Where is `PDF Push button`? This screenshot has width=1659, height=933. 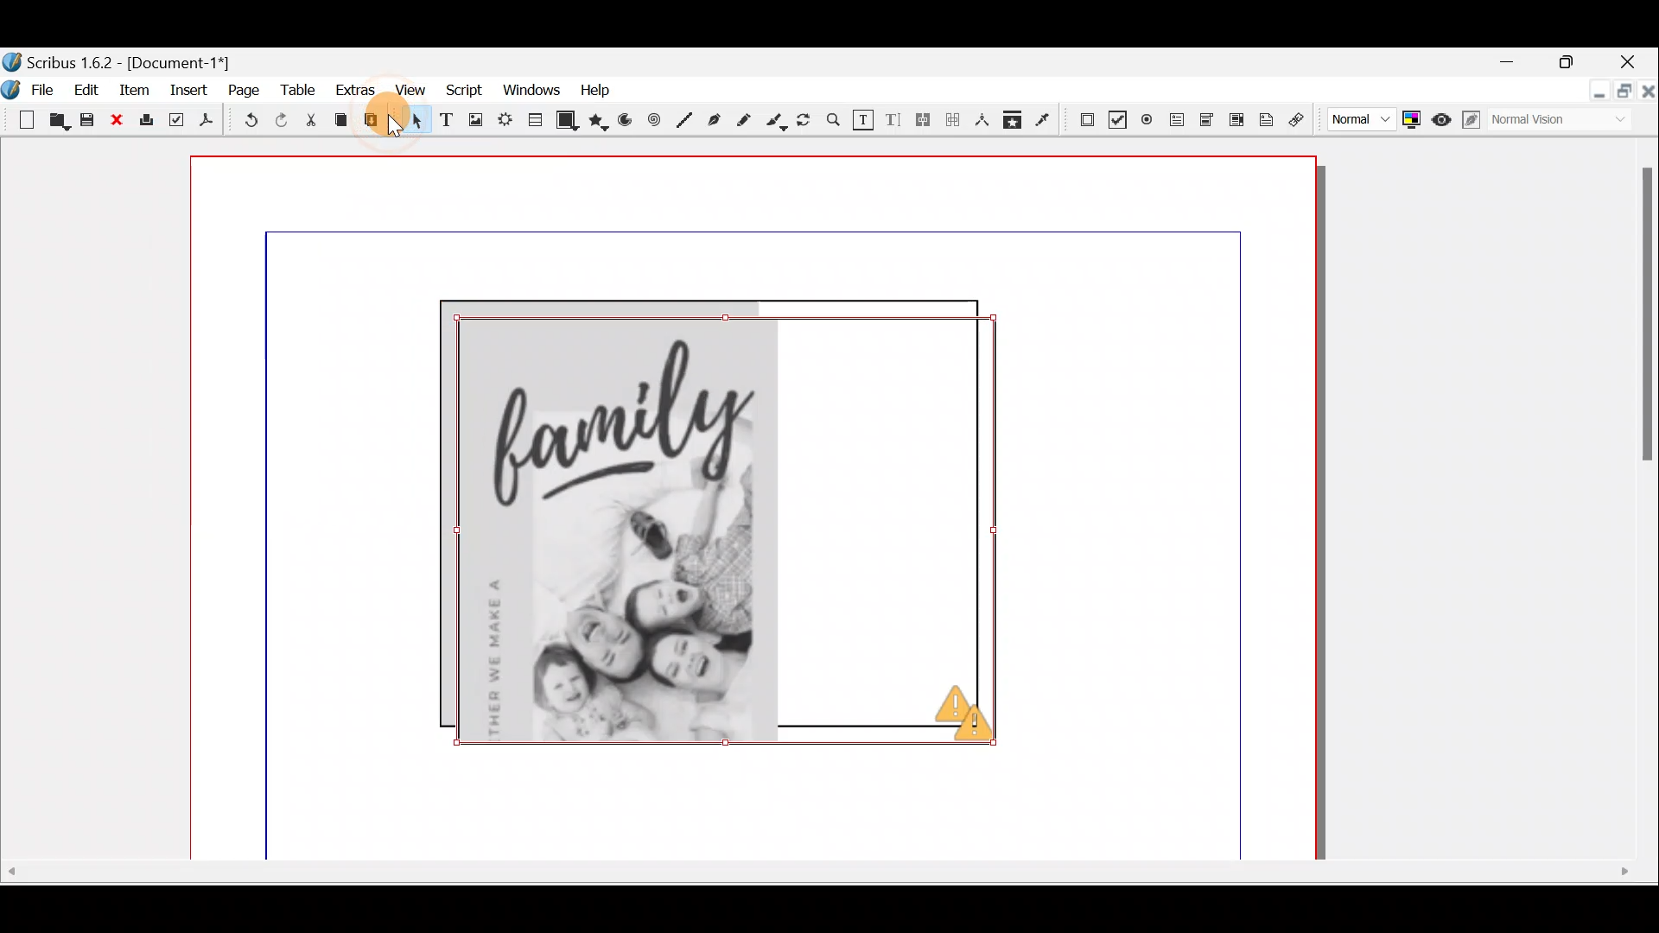 PDF Push button is located at coordinates (1084, 118).